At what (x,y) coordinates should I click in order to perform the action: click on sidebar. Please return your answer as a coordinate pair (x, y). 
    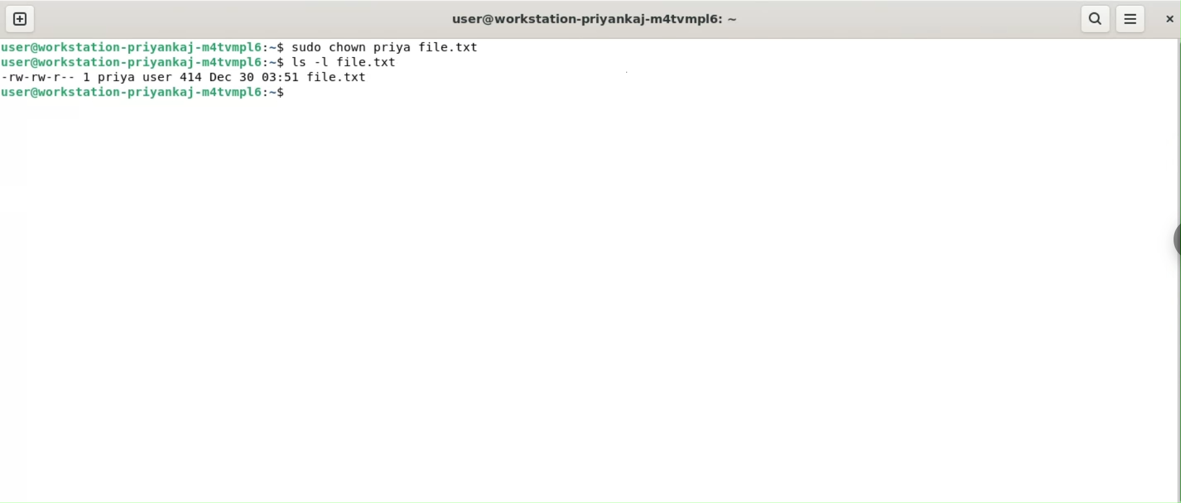
    Looking at the image, I should click on (1174, 237).